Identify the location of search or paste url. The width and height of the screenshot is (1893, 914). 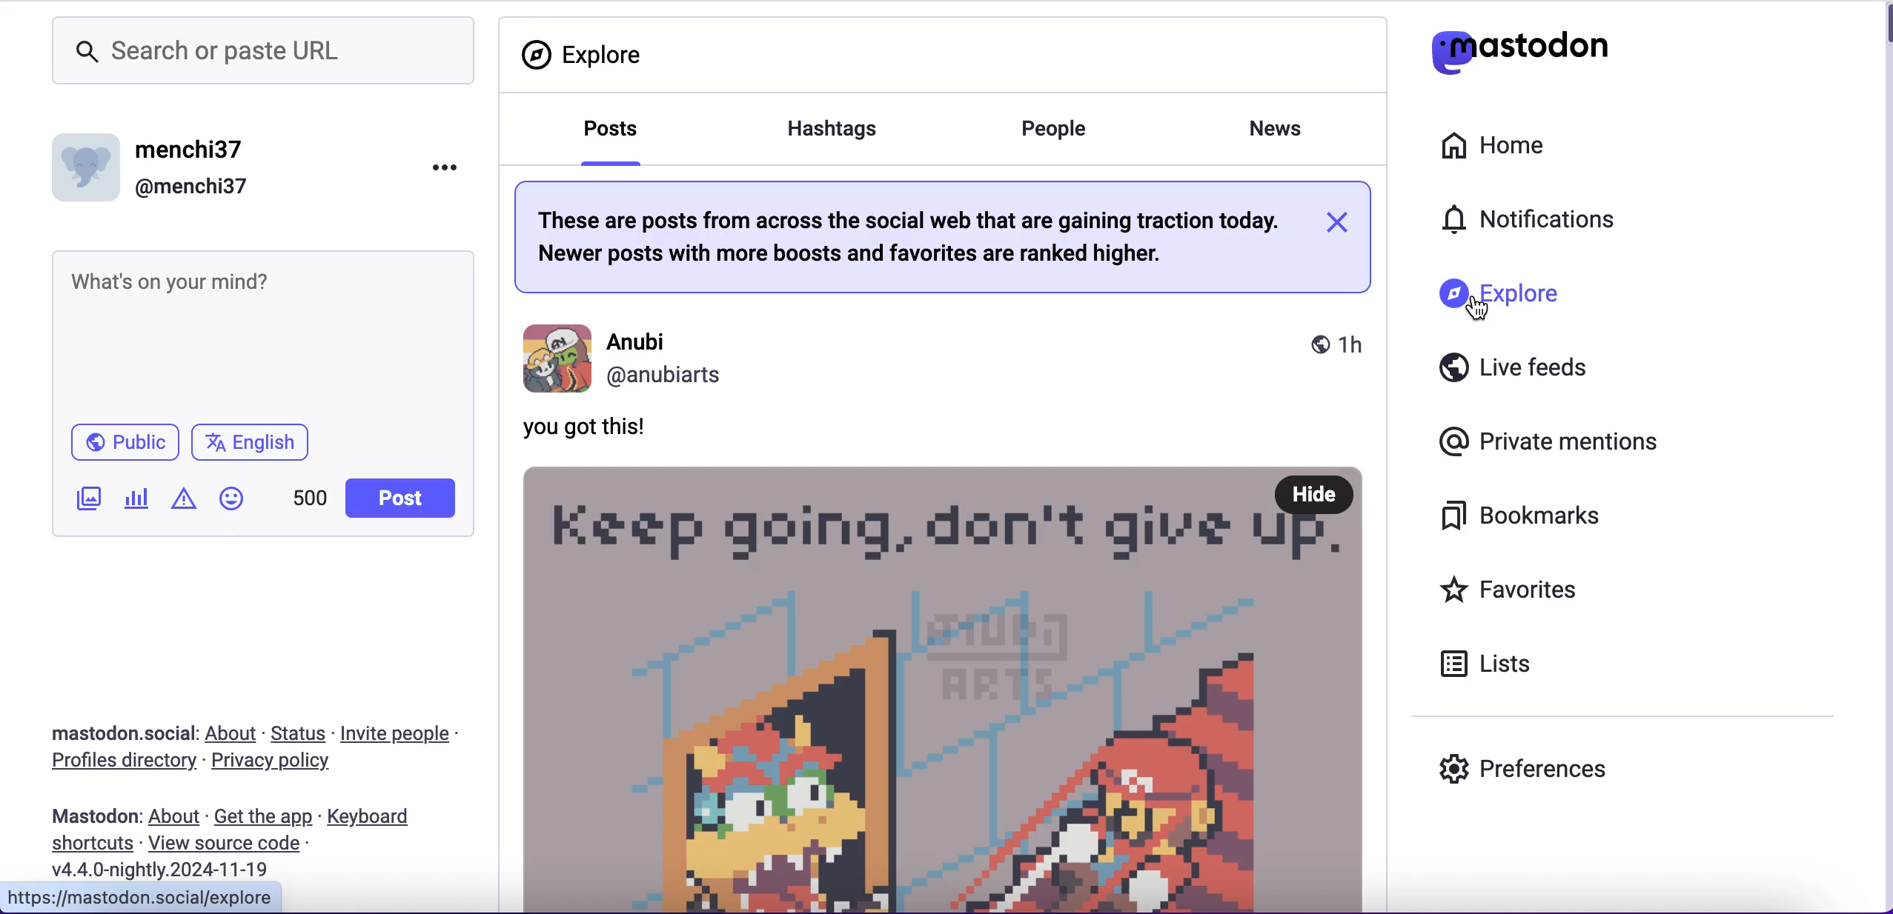
(259, 54).